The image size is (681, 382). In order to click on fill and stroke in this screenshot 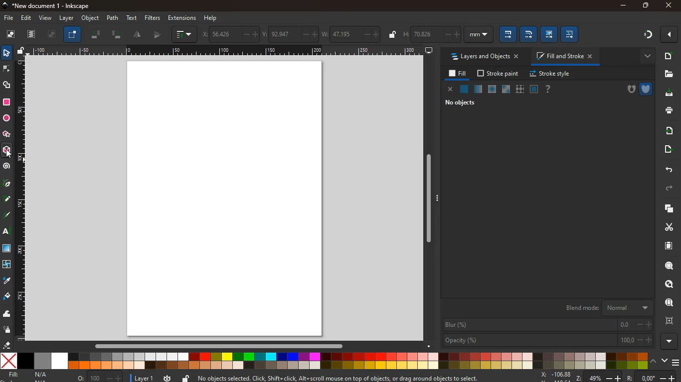, I will do `click(566, 57)`.